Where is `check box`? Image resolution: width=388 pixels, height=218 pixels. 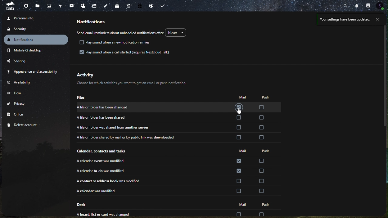
check box is located at coordinates (262, 107).